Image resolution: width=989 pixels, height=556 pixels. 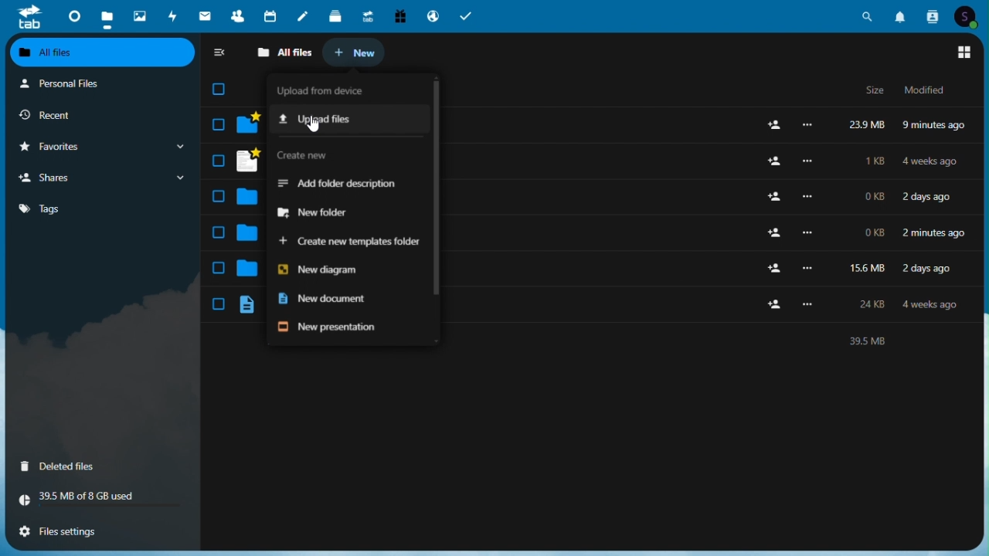 I want to click on cursor, so click(x=314, y=126).